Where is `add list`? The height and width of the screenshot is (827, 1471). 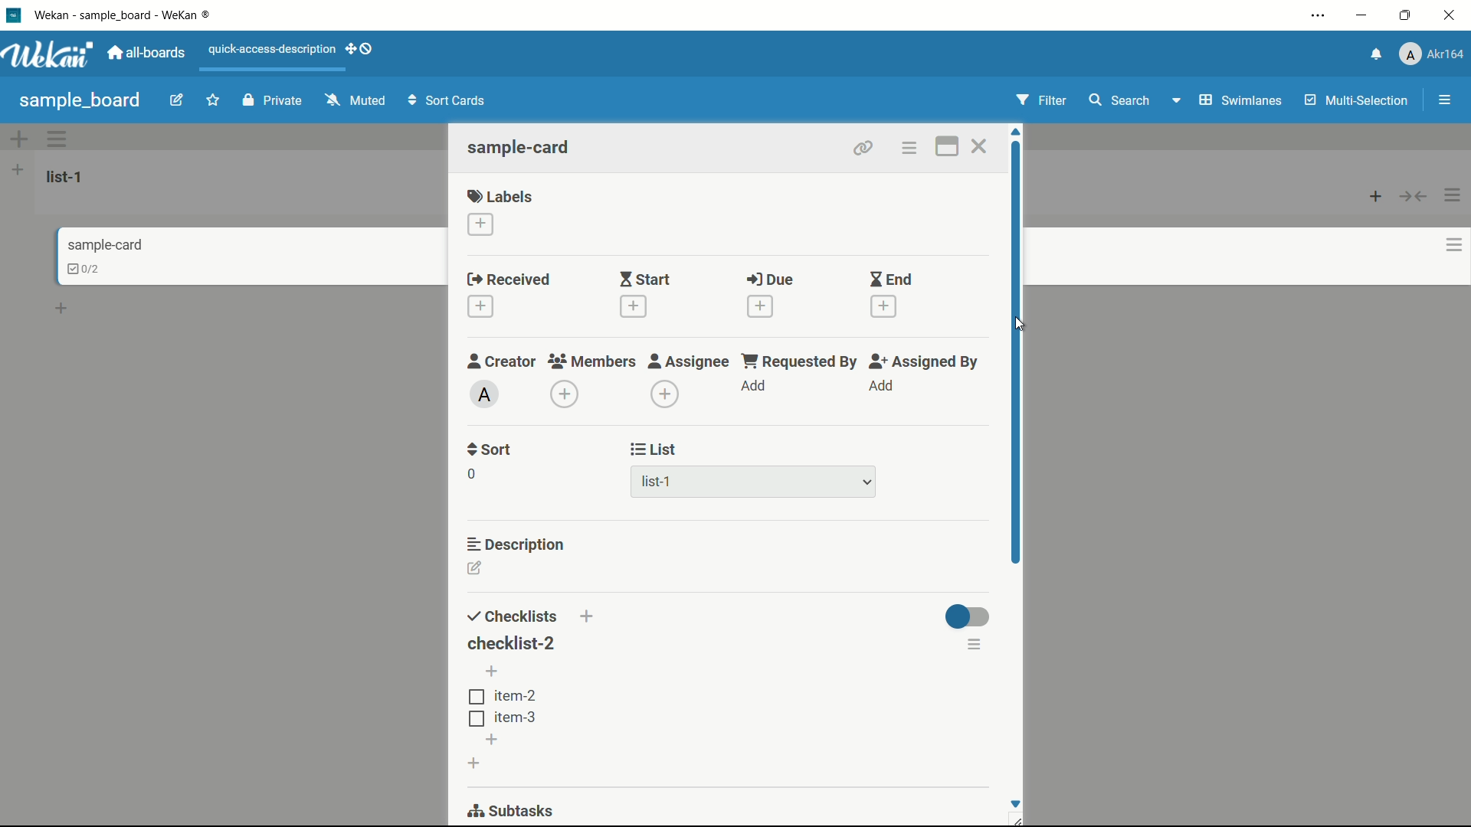 add list is located at coordinates (18, 170).